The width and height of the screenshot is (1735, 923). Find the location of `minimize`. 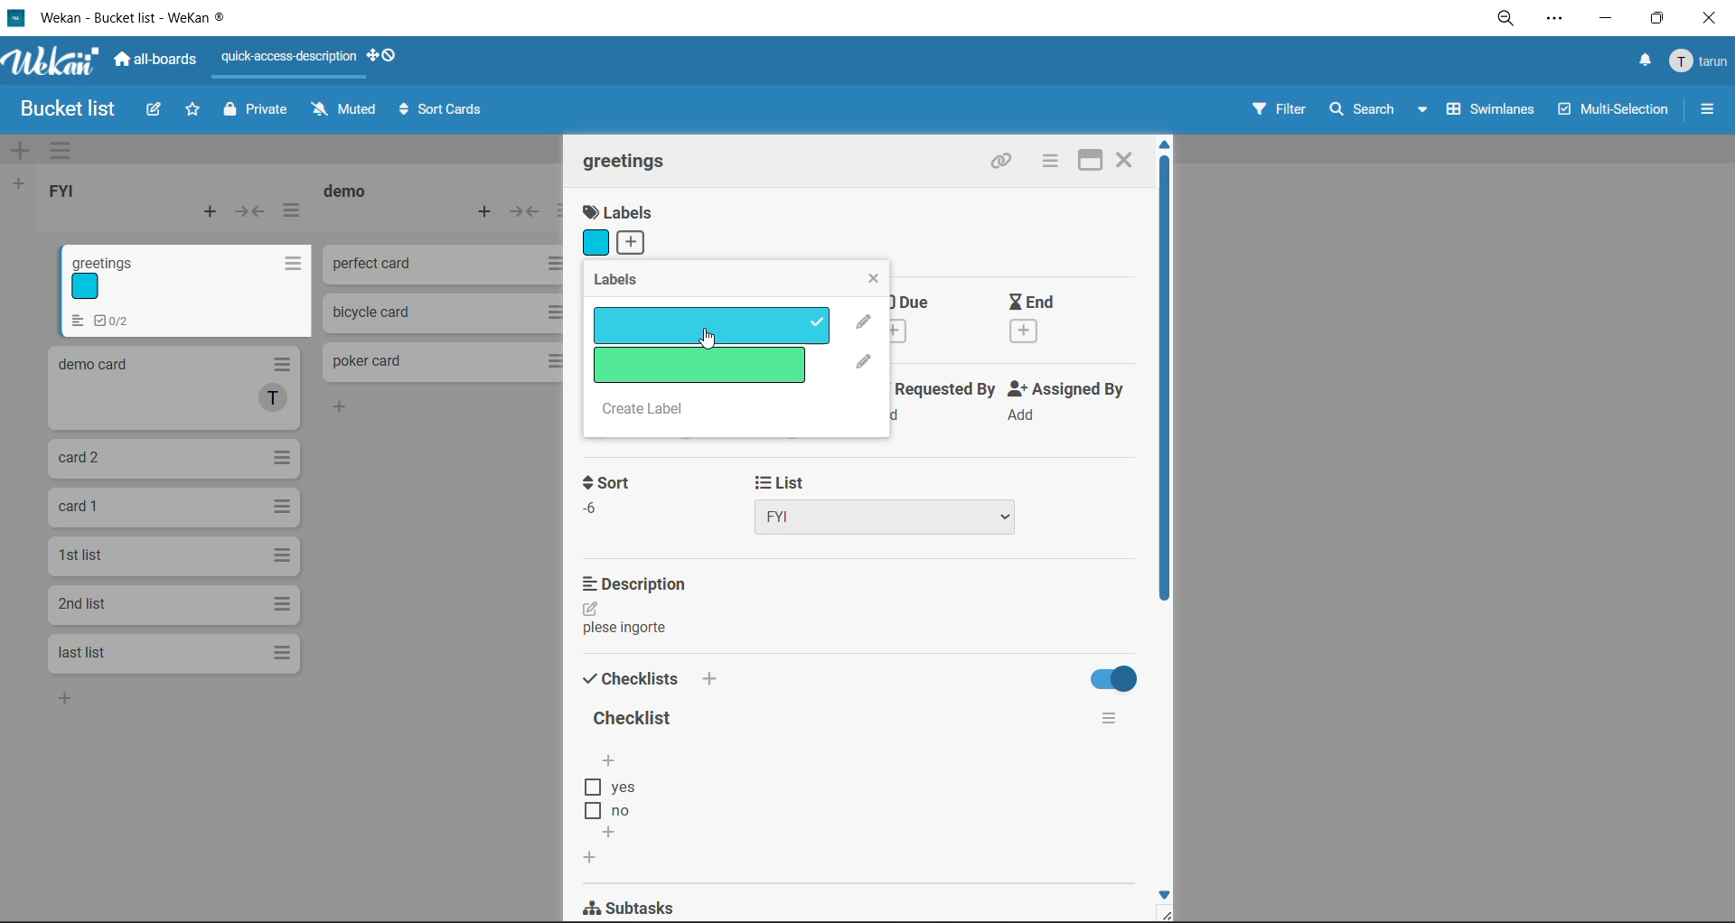

minimize is located at coordinates (1608, 21).